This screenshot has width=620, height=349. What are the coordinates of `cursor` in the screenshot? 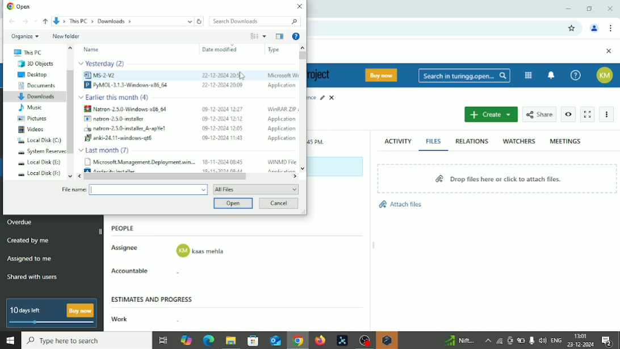 It's located at (242, 75).